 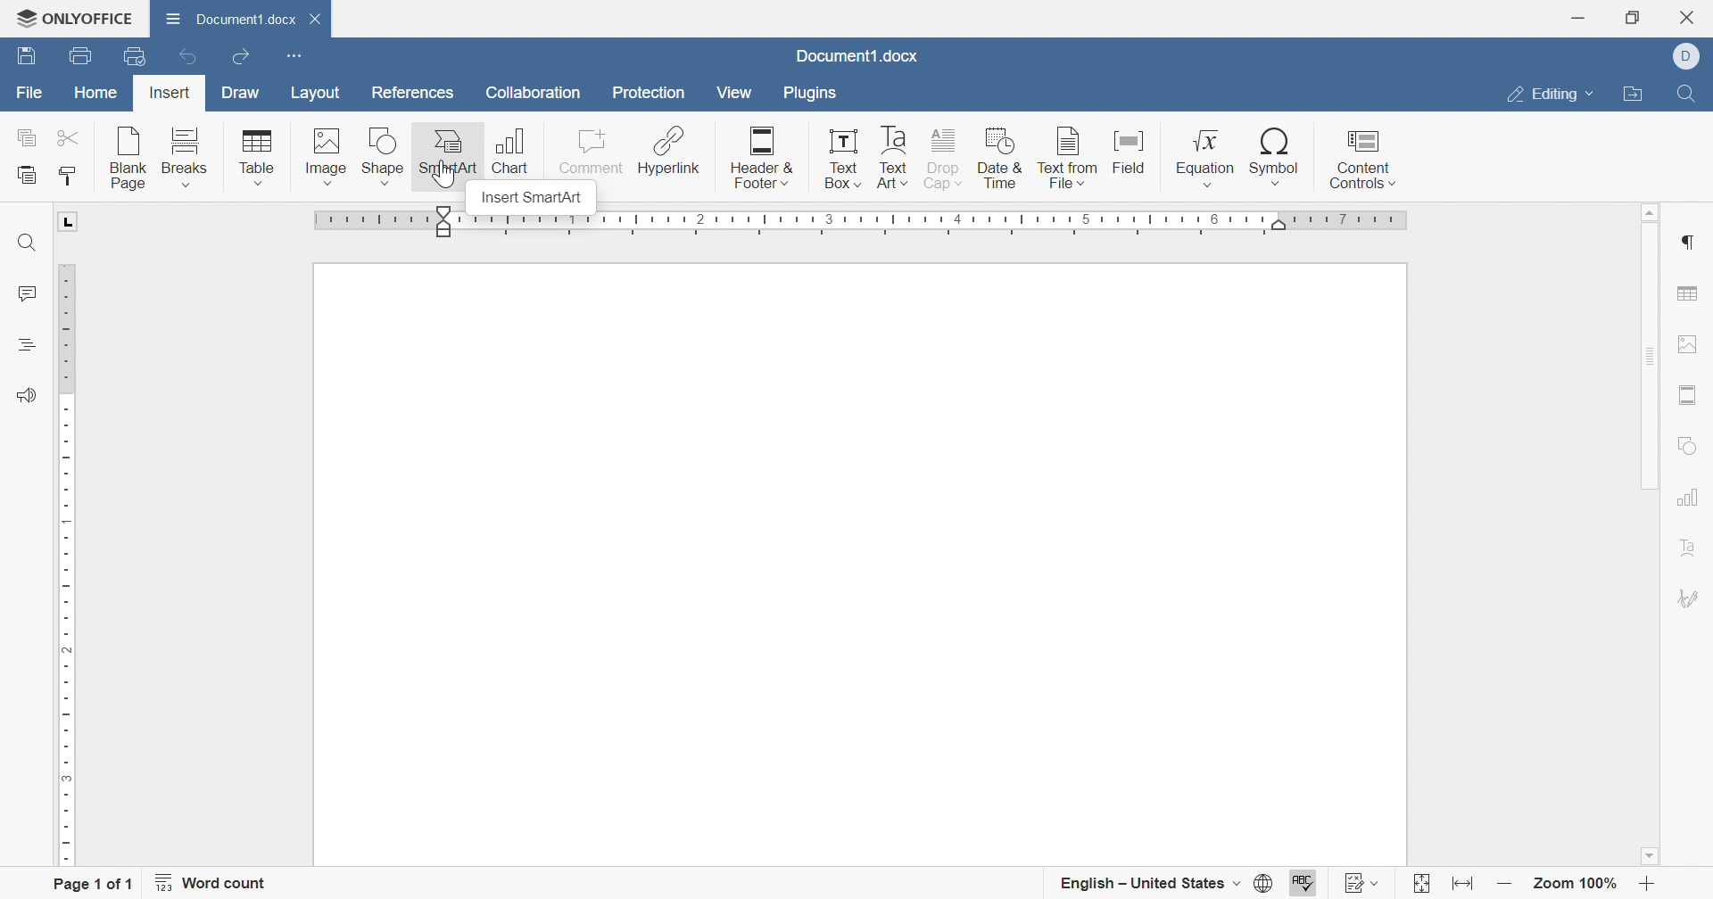 What do you see at coordinates (1689, 551) in the screenshot?
I see `Text art settings` at bounding box center [1689, 551].